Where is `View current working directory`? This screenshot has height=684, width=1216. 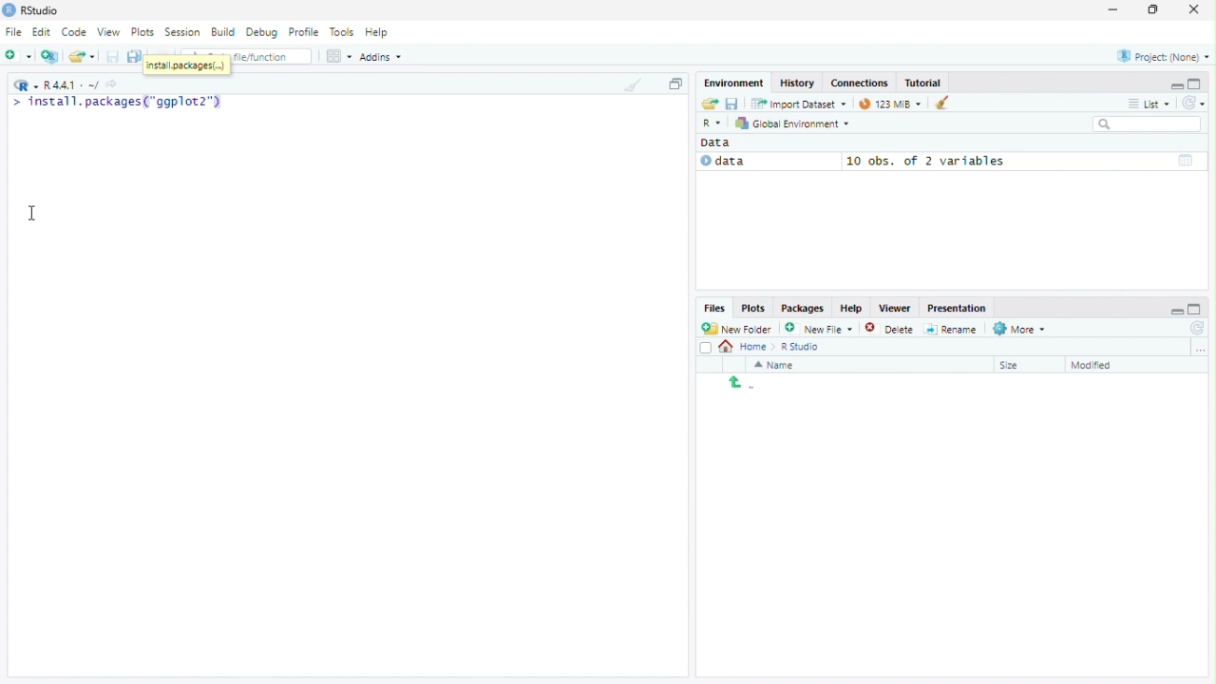
View current working directory is located at coordinates (114, 84).